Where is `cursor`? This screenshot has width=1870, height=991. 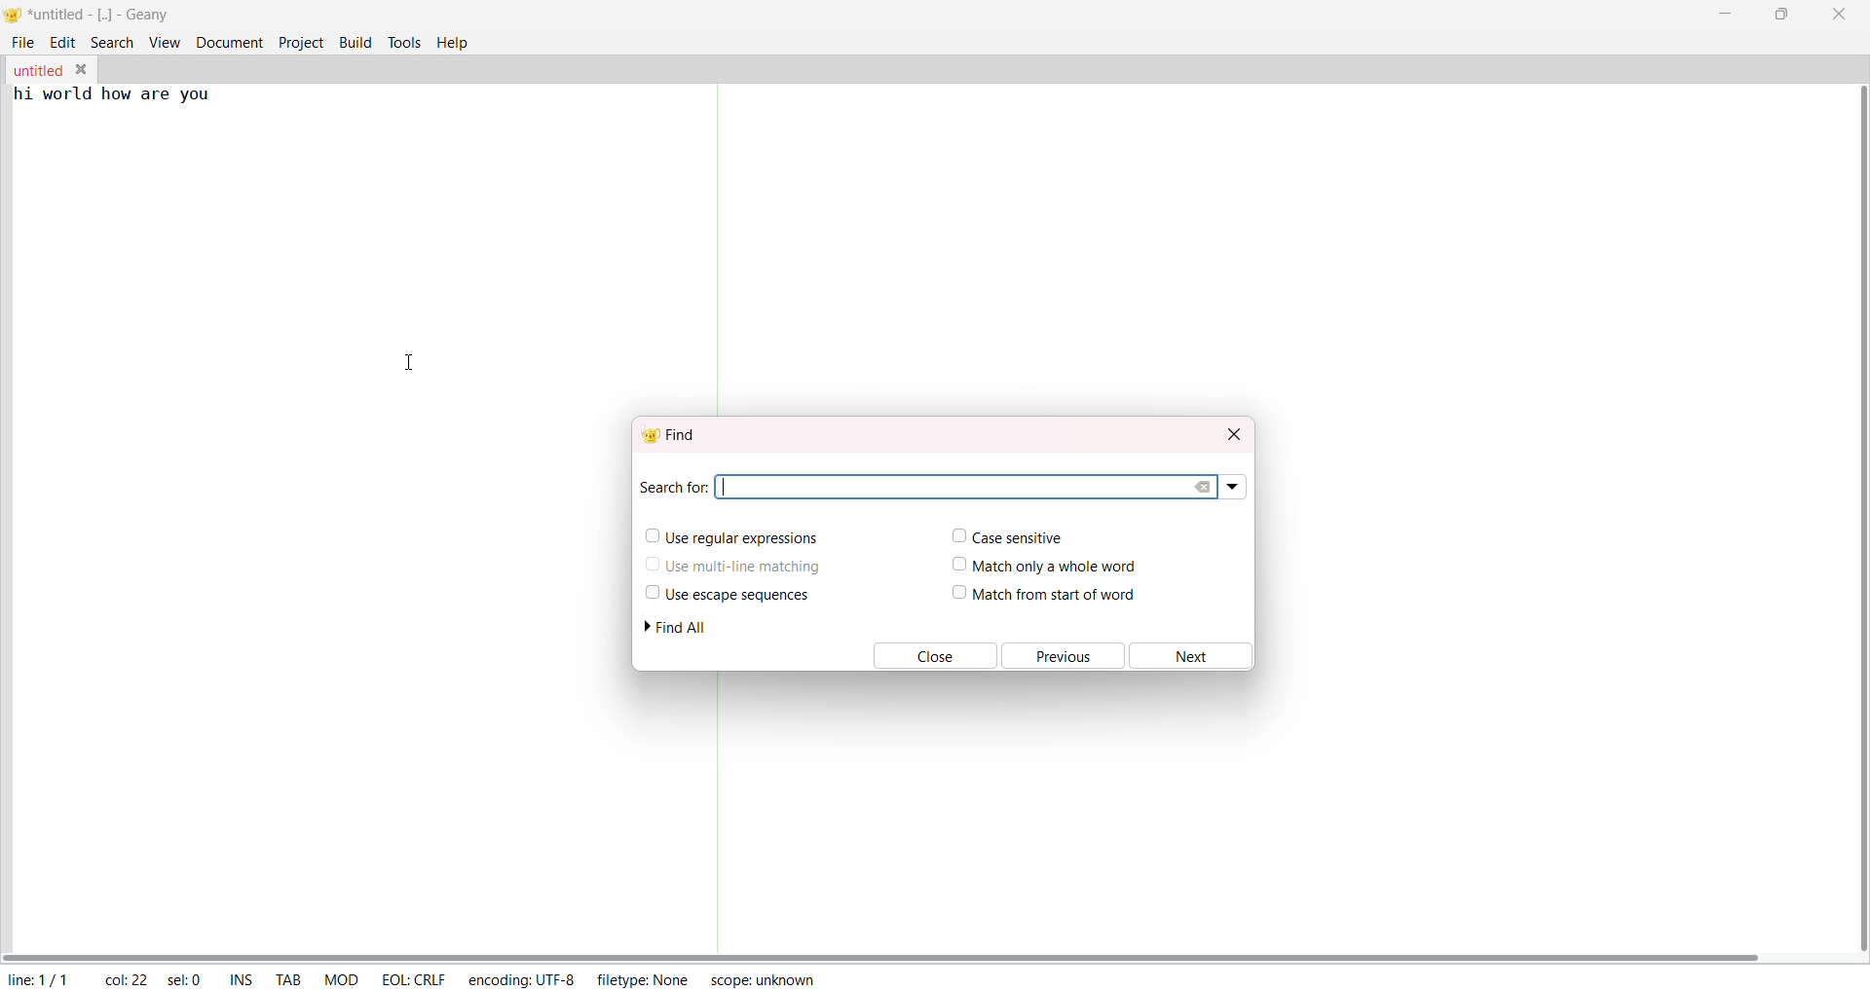
cursor is located at coordinates (410, 358).